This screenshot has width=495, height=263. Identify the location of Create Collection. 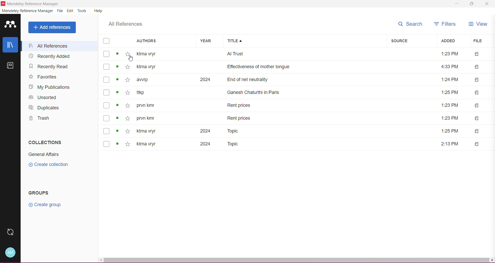
(47, 165).